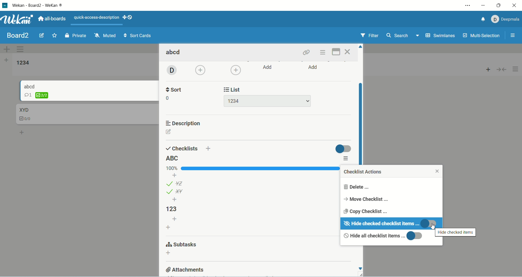 This screenshot has width=522, height=277. What do you see at coordinates (365, 199) in the screenshot?
I see `move checklist` at bounding box center [365, 199].